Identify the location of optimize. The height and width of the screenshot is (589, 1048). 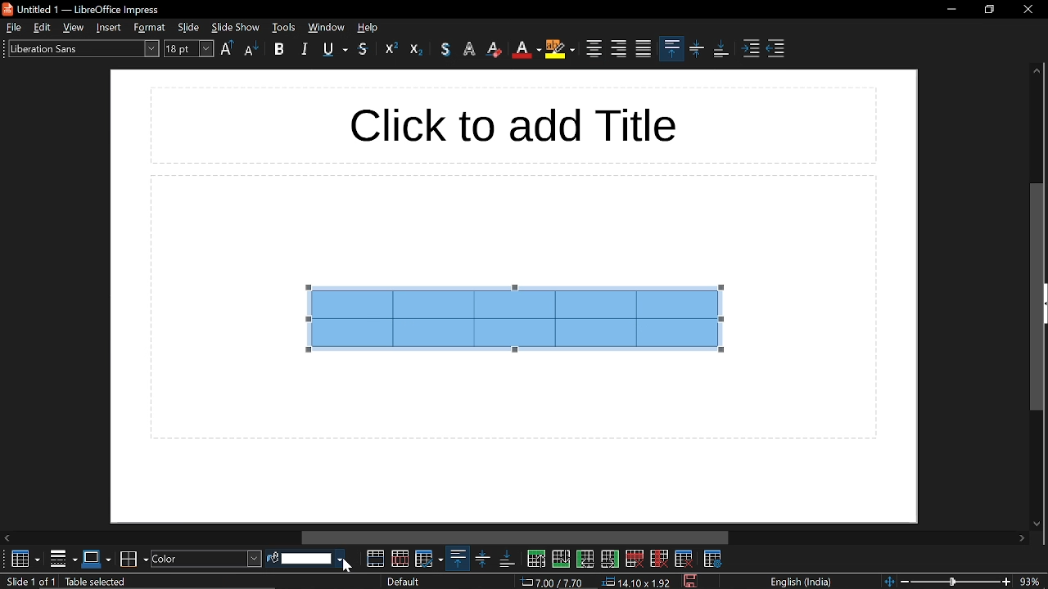
(430, 558).